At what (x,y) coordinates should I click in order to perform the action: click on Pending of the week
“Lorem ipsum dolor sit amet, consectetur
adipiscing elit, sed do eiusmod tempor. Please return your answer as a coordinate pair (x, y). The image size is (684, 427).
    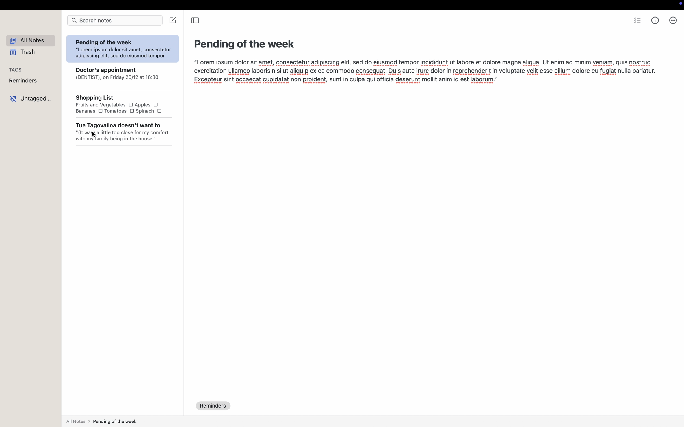
    Looking at the image, I should click on (122, 48).